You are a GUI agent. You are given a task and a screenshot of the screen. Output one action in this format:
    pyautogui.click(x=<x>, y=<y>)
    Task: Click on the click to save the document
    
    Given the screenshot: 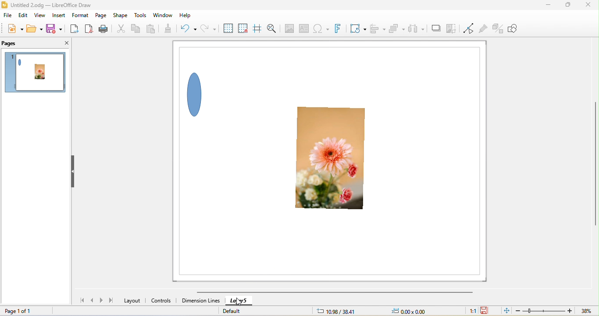 What is the action you would take?
    pyautogui.click(x=485, y=311)
    